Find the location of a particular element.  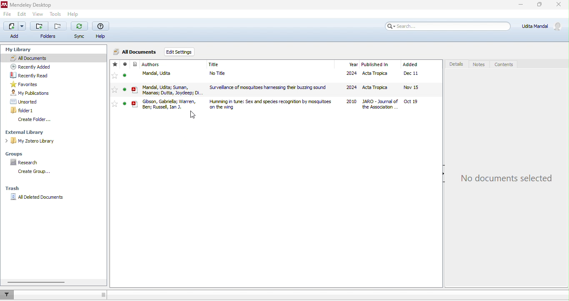

sync is located at coordinates (80, 31).